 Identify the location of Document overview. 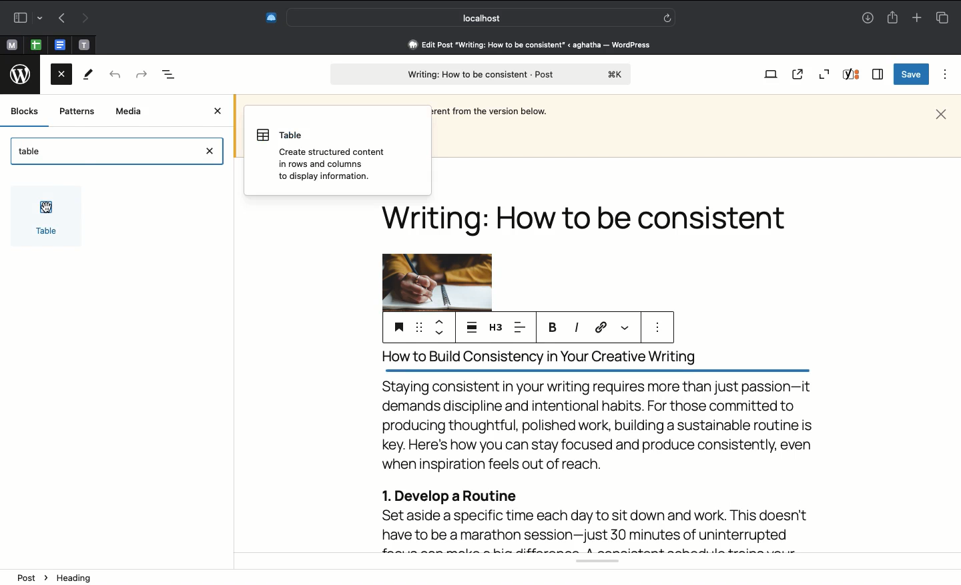
(170, 75).